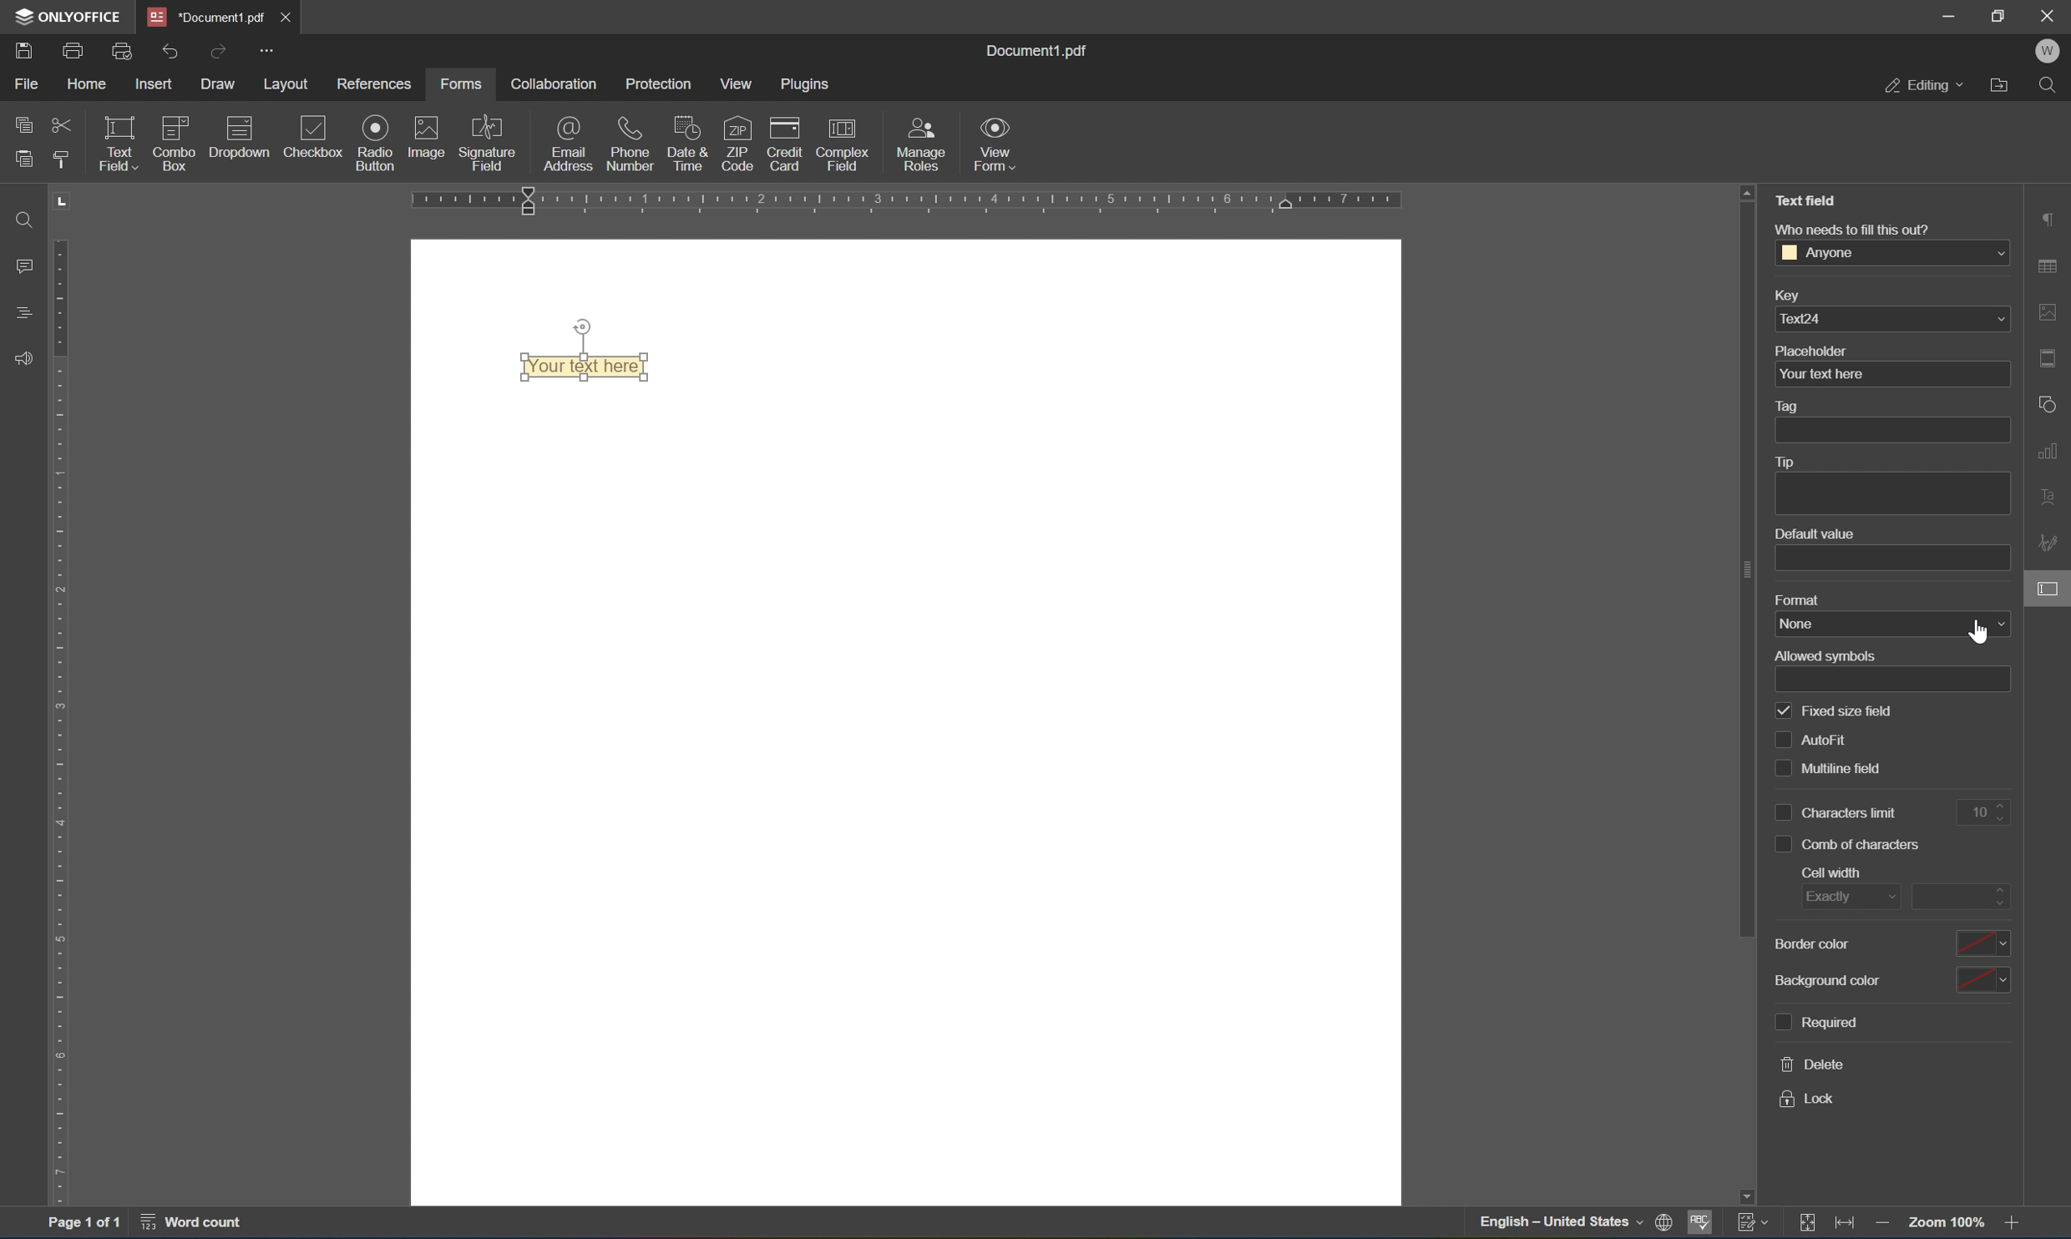  I want to click on view form, so click(995, 144).